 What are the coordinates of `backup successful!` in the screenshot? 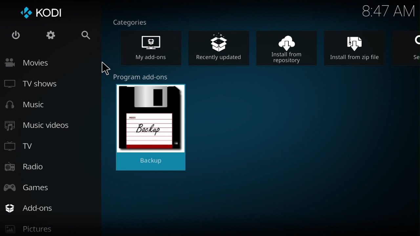 It's located at (152, 124).